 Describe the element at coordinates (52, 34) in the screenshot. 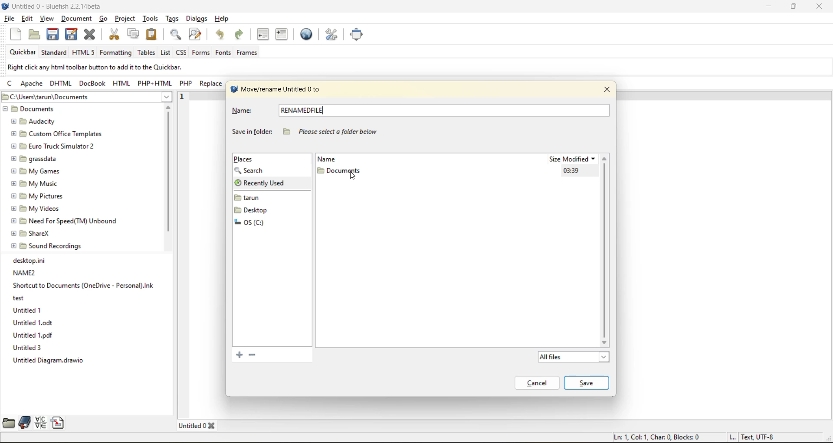

I see `save` at that location.